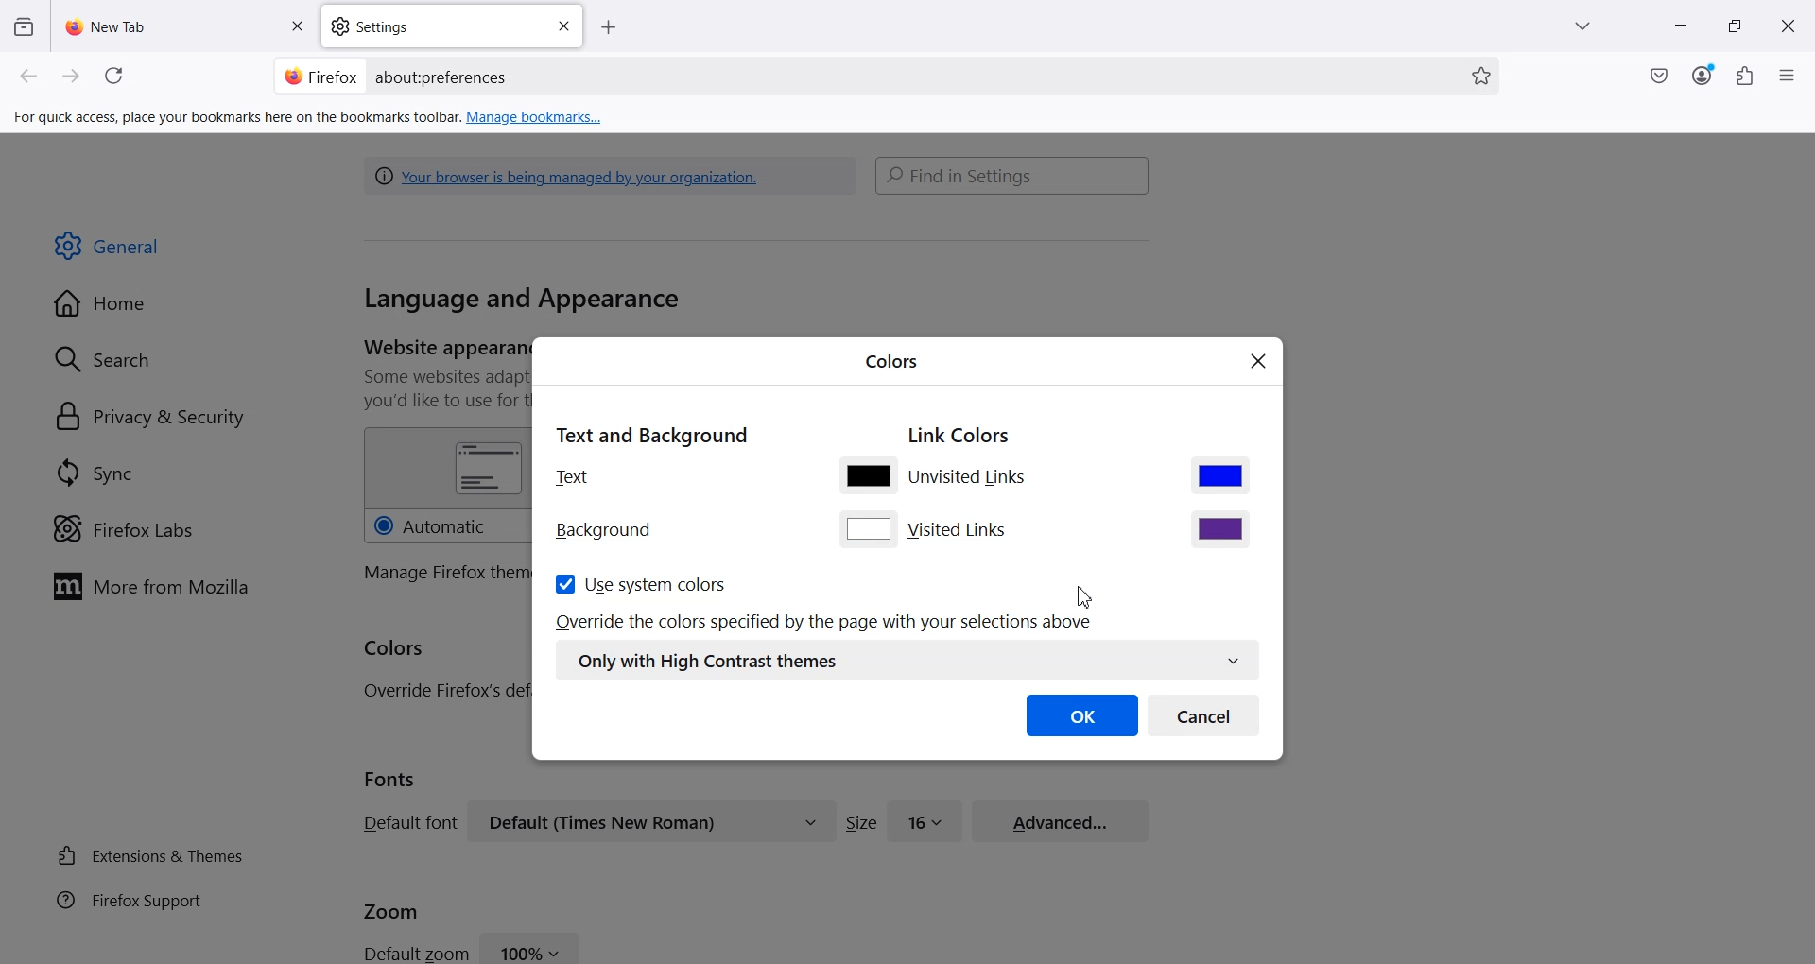  Describe the element at coordinates (150, 588) in the screenshot. I see `jm] More from Mozilla` at that location.